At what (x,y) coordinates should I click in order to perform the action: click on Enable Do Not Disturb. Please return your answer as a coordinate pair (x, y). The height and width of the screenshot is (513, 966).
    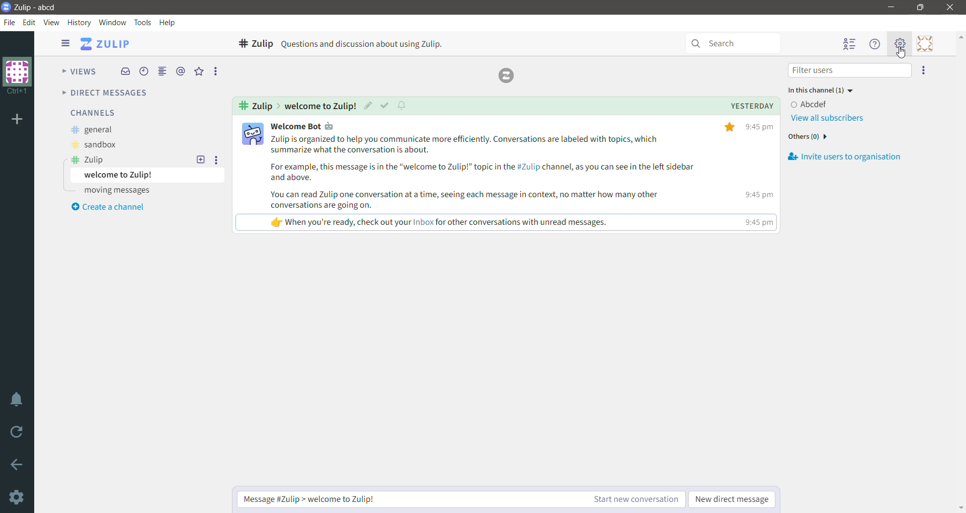
    Looking at the image, I should click on (18, 400).